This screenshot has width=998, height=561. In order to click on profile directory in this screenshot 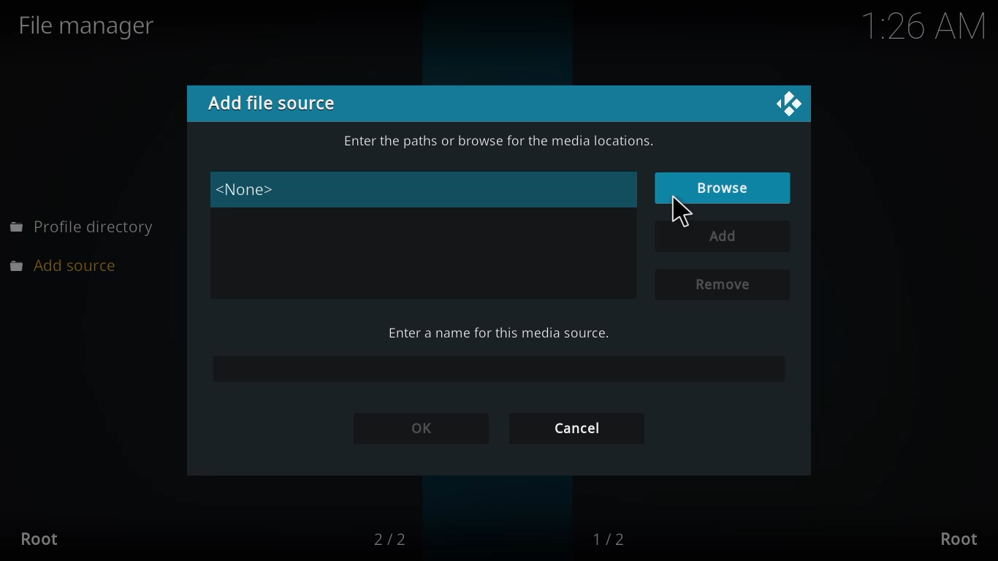, I will do `click(83, 228)`.